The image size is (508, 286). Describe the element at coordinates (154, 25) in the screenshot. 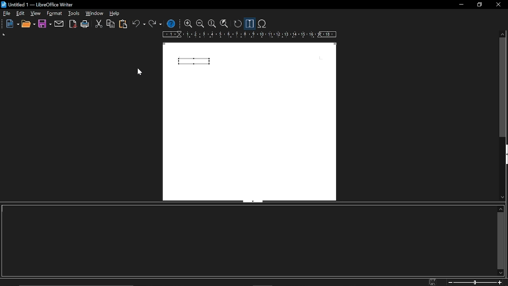

I see `redo` at that location.